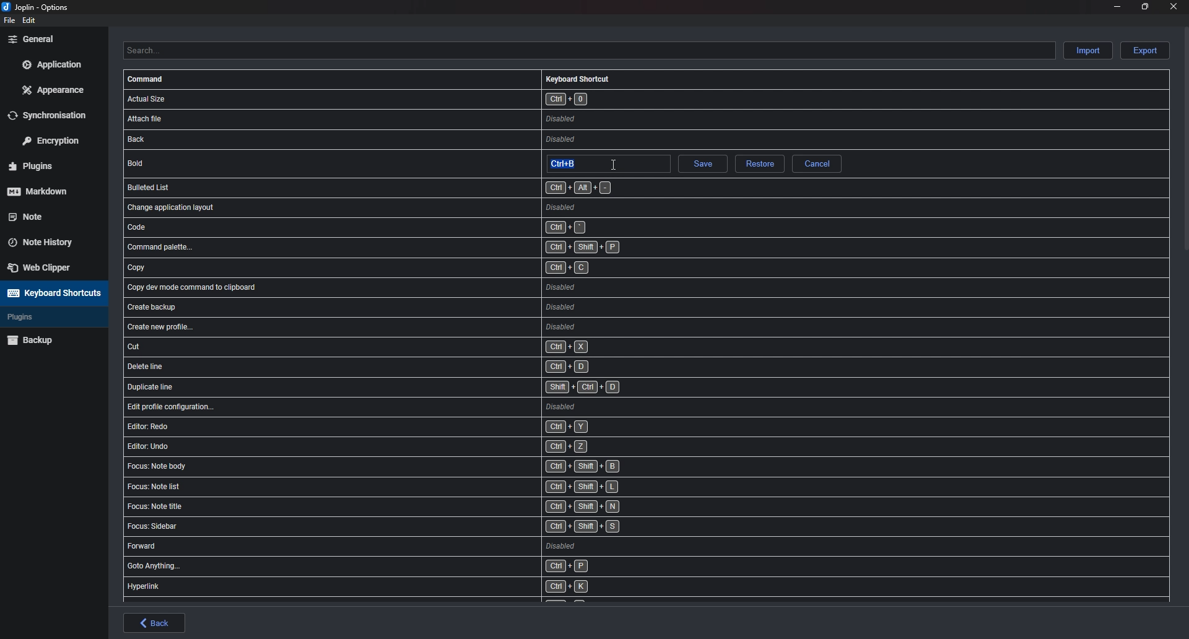  Describe the element at coordinates (411, 466) in the screenshot. I see `shortcut` at that location.